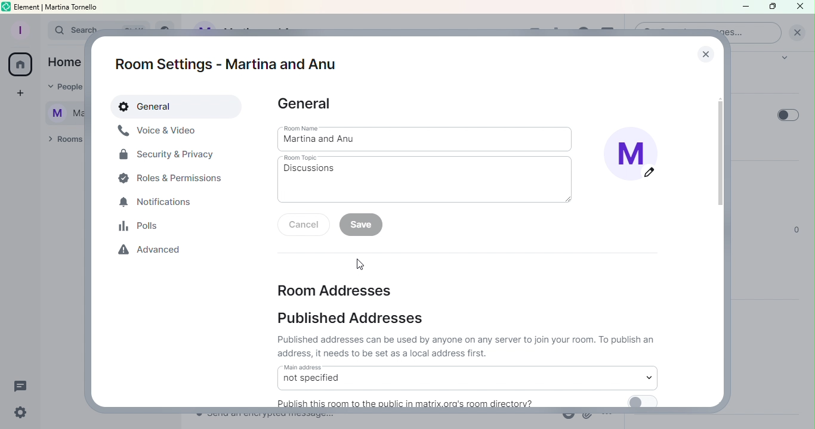 Image resolution: width=815 pixels, height=429 pixels. Describe the element at coordinates (20, 66) in the screenshot. I see `Home` at that location.